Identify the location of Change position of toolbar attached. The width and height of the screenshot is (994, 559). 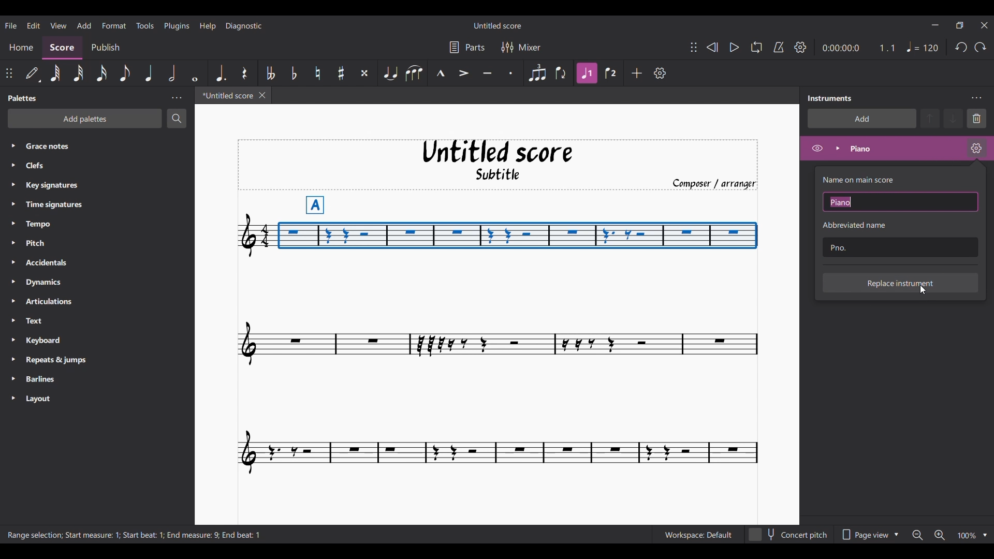
(694, 47).